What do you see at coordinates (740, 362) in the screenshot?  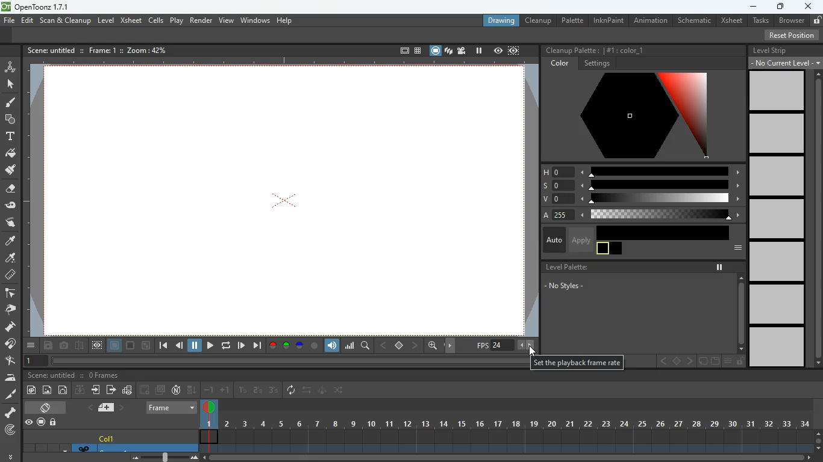 I see `unlock` at bounding box center [740, 362].